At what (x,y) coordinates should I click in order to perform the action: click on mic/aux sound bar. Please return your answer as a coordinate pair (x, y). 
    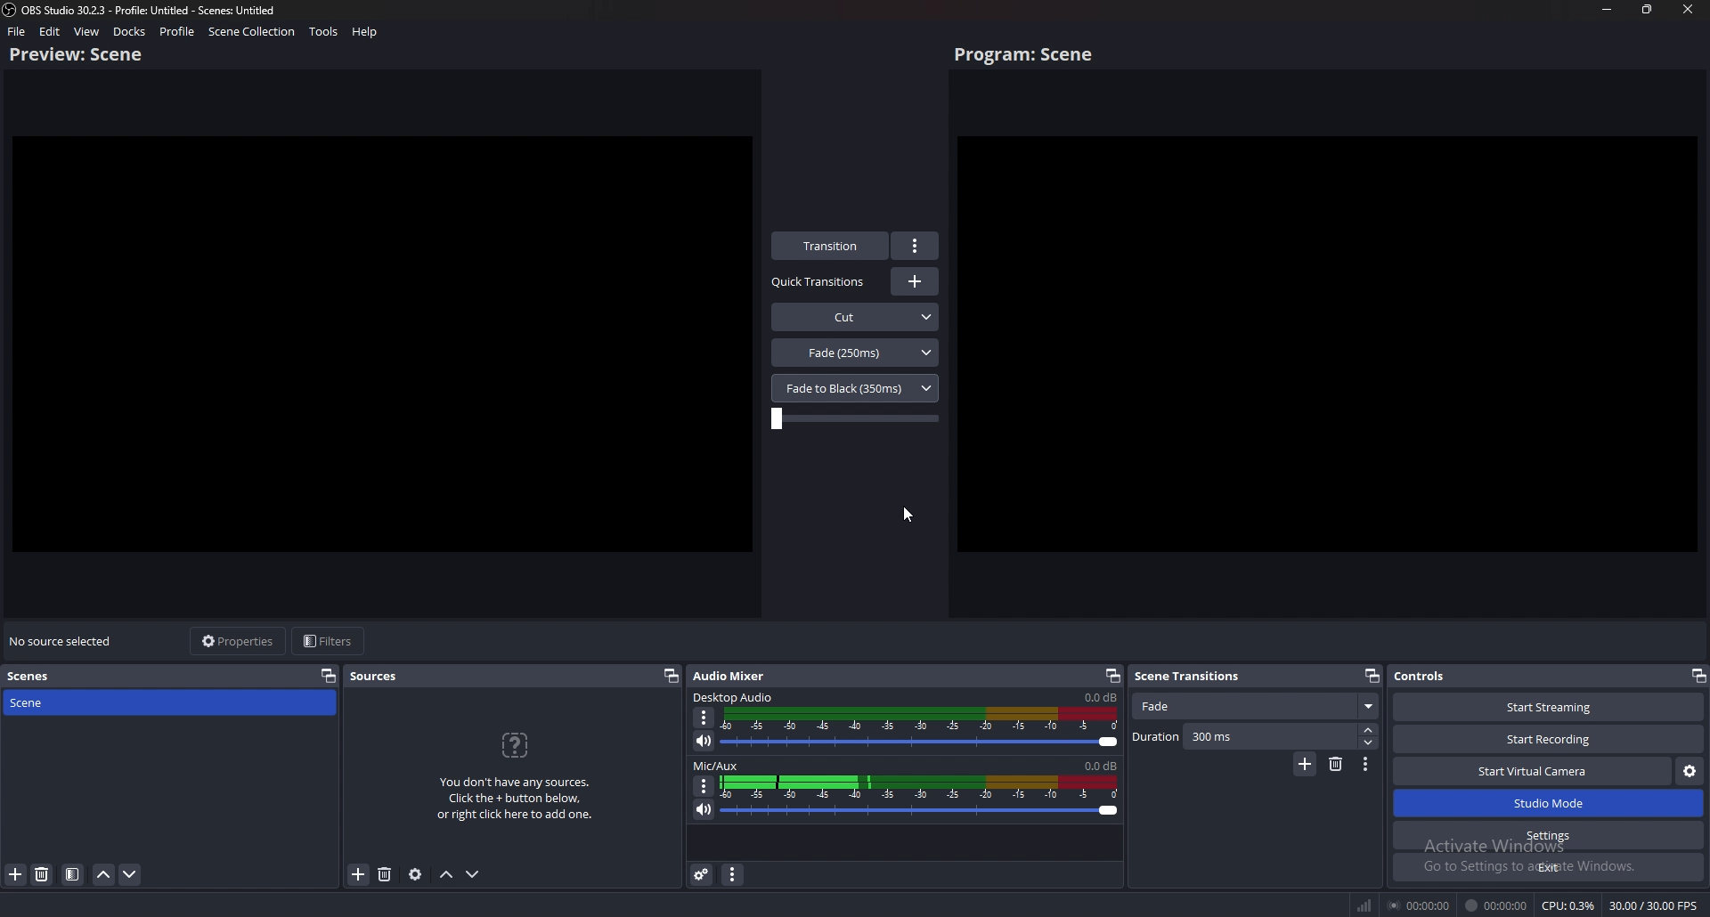
    Looking at the image, I should click on (921, 799).